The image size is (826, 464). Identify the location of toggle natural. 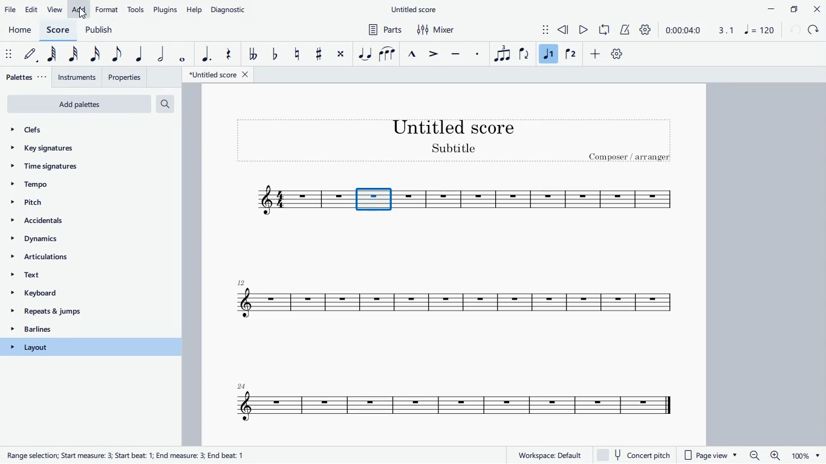
(298, 53).